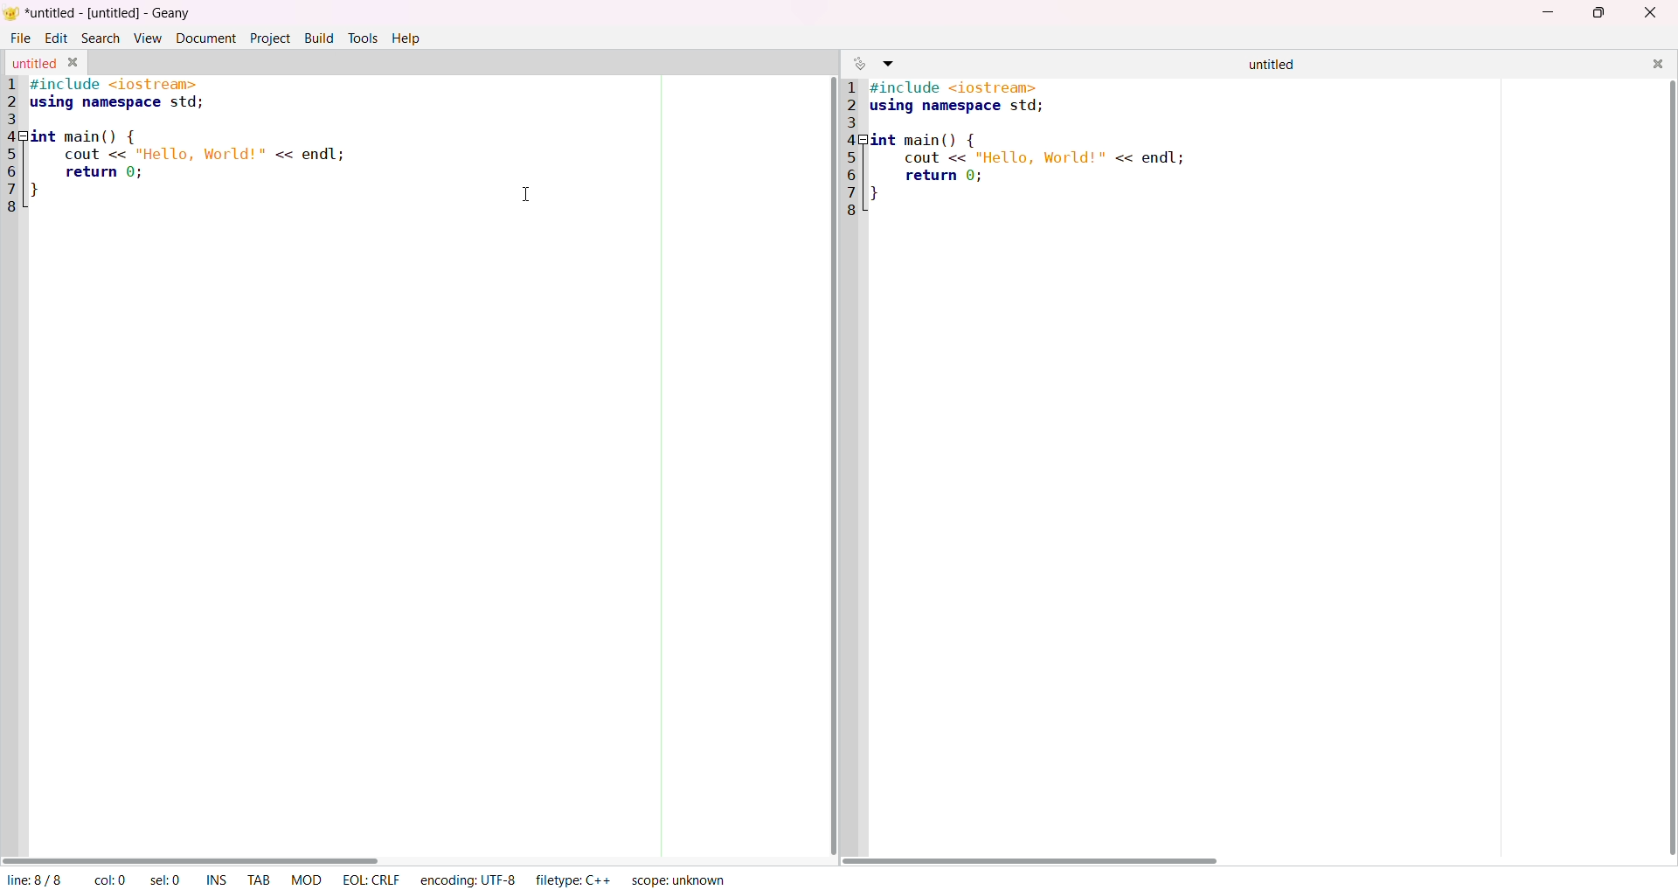 This screenshot has height=890, width=1678. I want to click on encoding: UTF-8, so click(470, 881).